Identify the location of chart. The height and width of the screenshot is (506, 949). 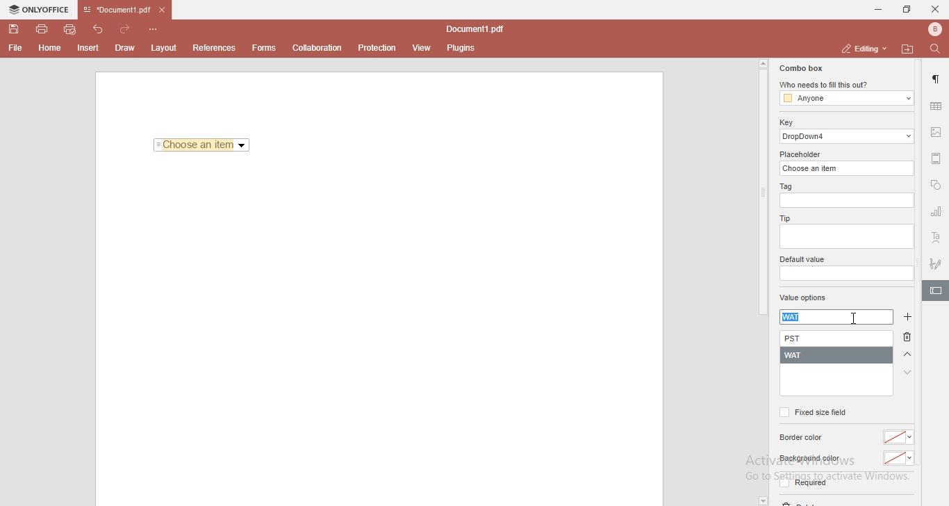
(936, 214).